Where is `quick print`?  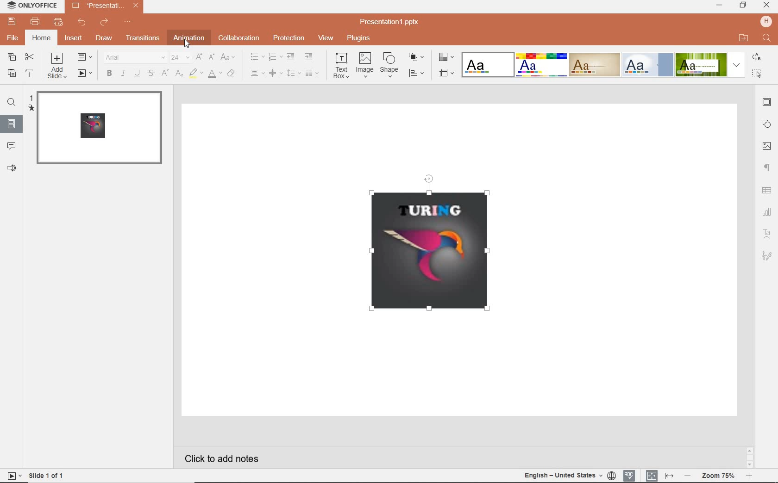 quick print is located at coordinates (58, 22).